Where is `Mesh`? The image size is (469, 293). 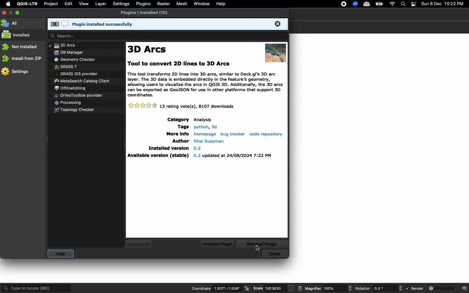 Mesh is located at coordinates (182, 4).